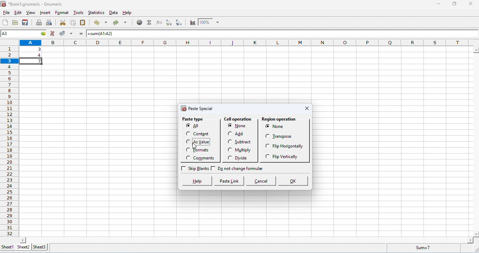 The image size is (479, 253). What do you see at coordinates (33, 5) in the screenshot?
I see `Book1.gnumeric - Gnumeric` at bounding box center [33, 5].